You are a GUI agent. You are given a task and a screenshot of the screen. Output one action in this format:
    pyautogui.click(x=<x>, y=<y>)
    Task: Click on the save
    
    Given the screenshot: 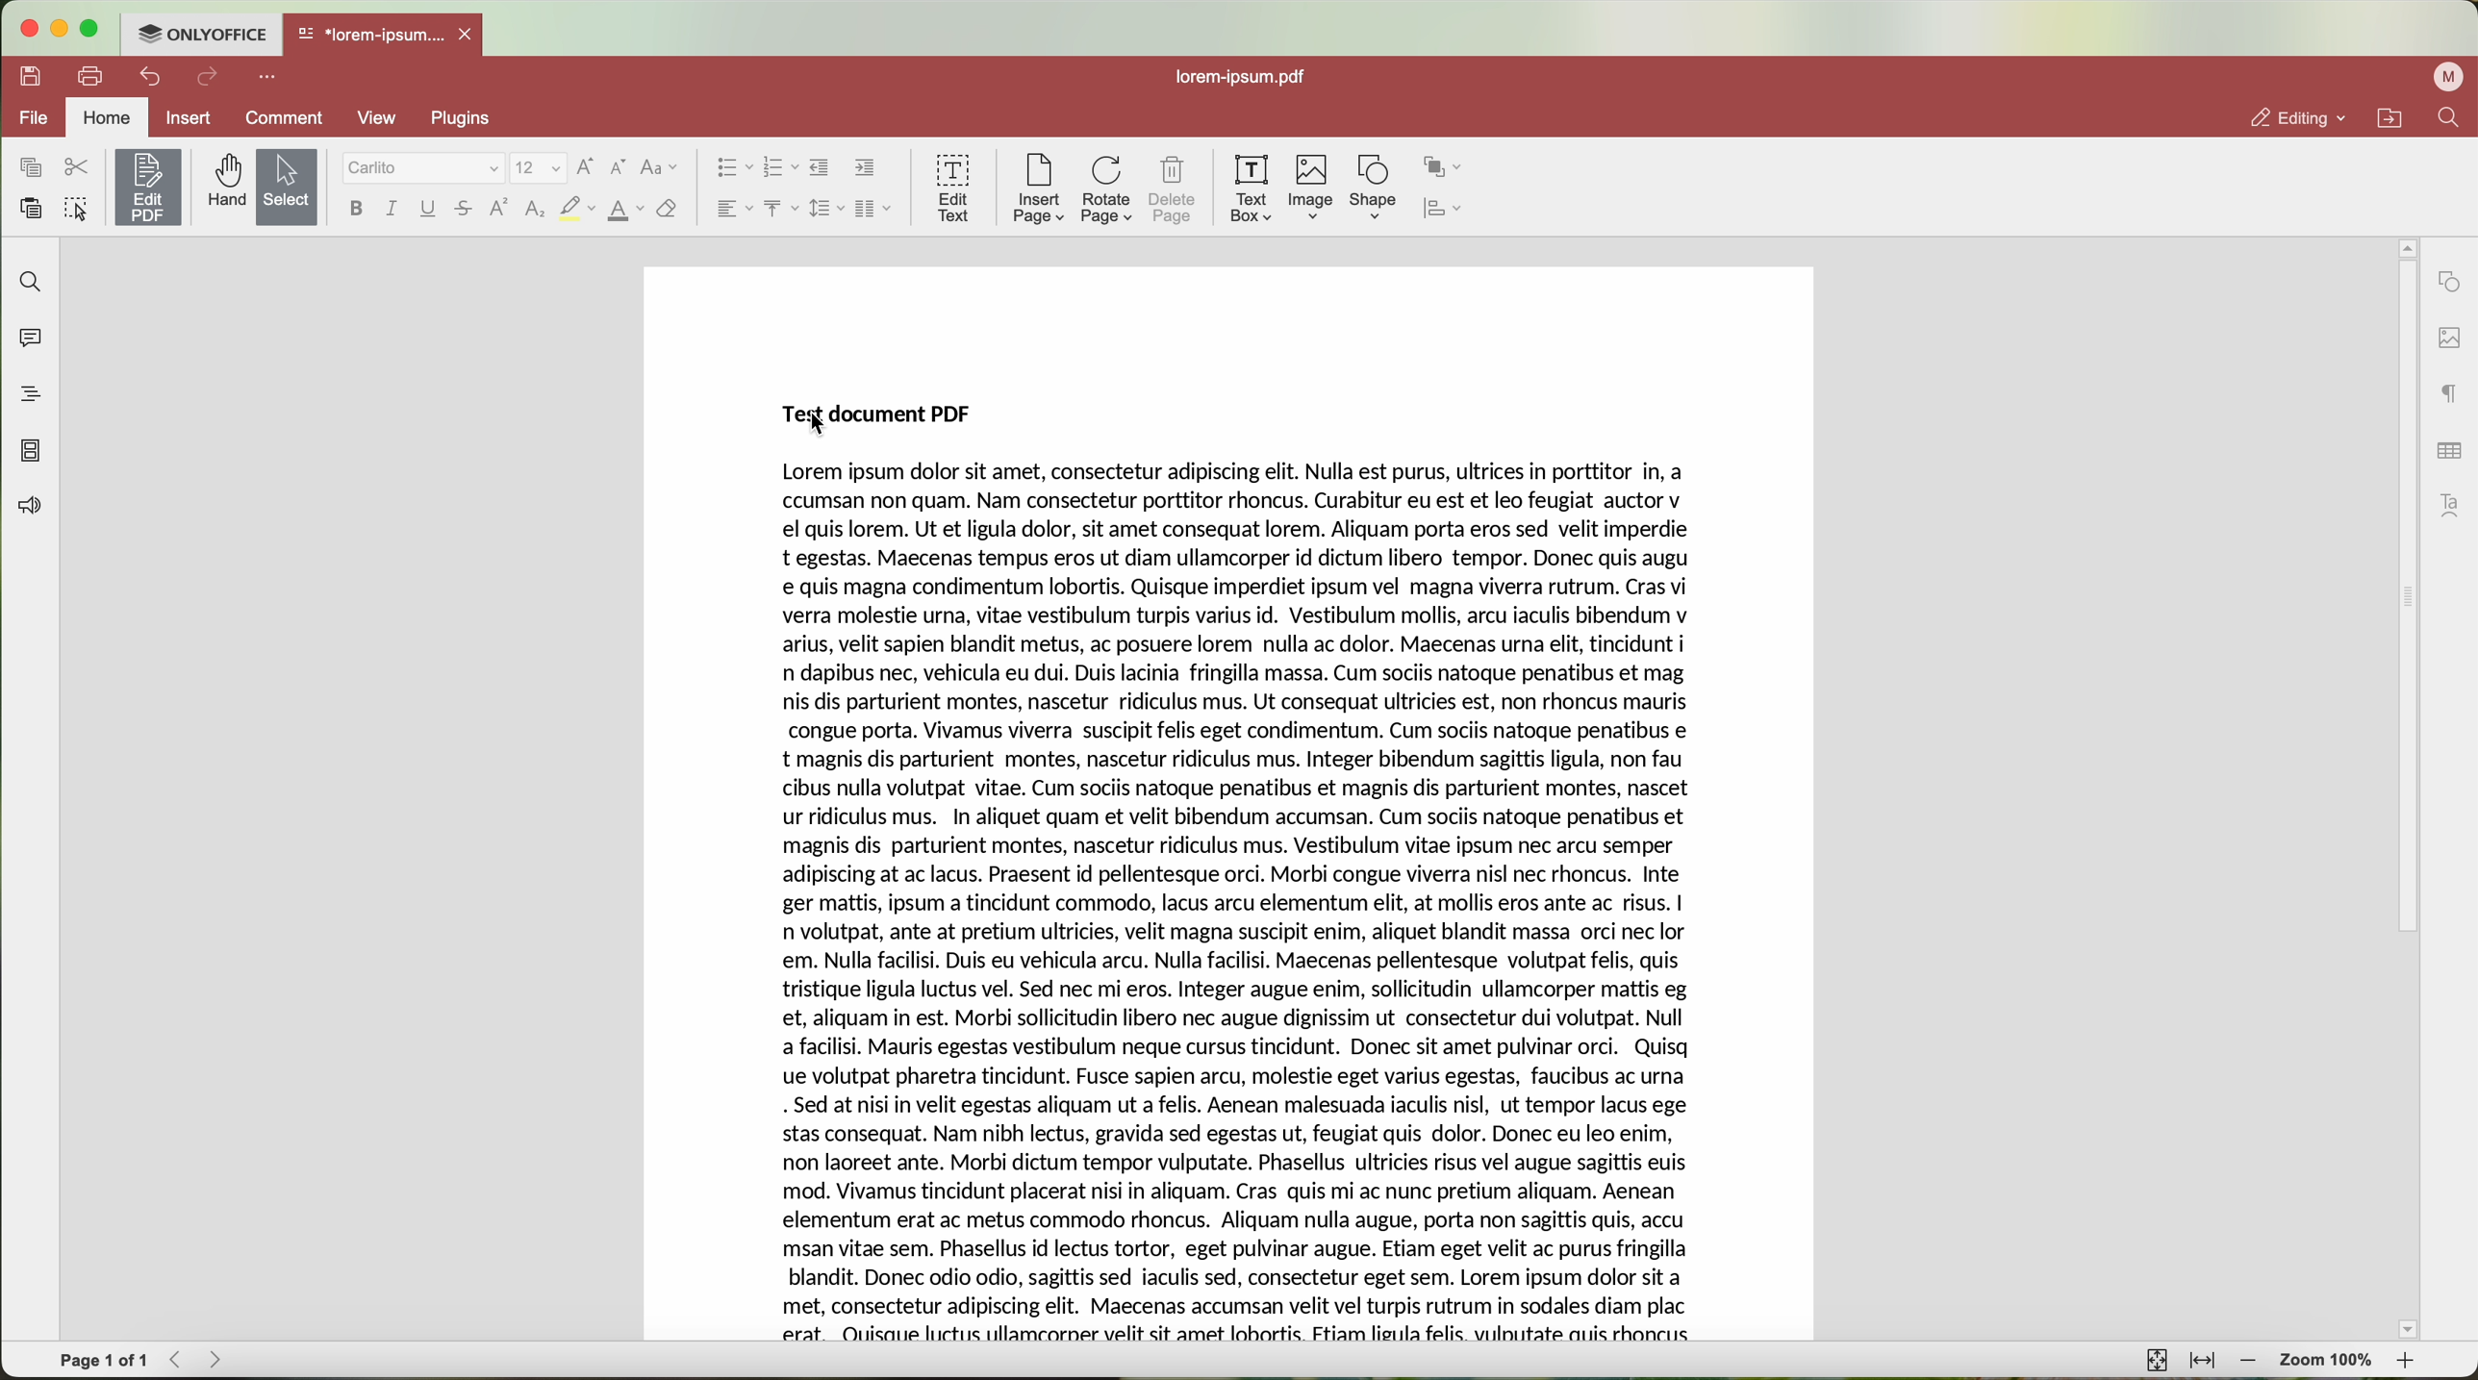 What is the action you would take?
    pyautogui.click(x=32, y=77)
    